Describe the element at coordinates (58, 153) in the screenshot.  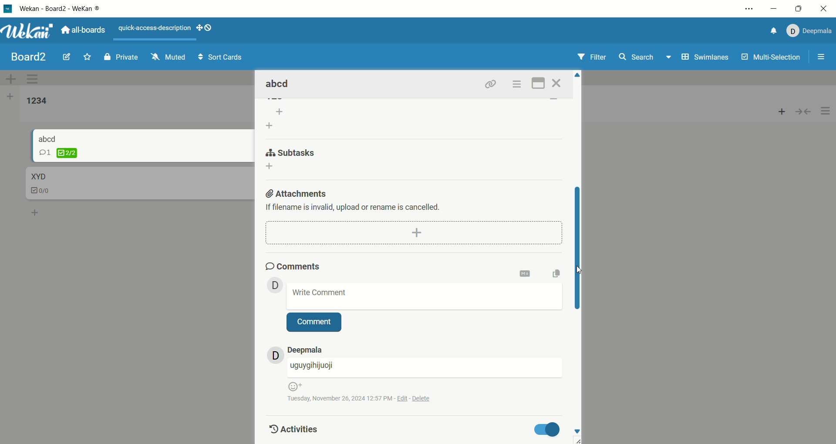
I see `checklist` at that location.